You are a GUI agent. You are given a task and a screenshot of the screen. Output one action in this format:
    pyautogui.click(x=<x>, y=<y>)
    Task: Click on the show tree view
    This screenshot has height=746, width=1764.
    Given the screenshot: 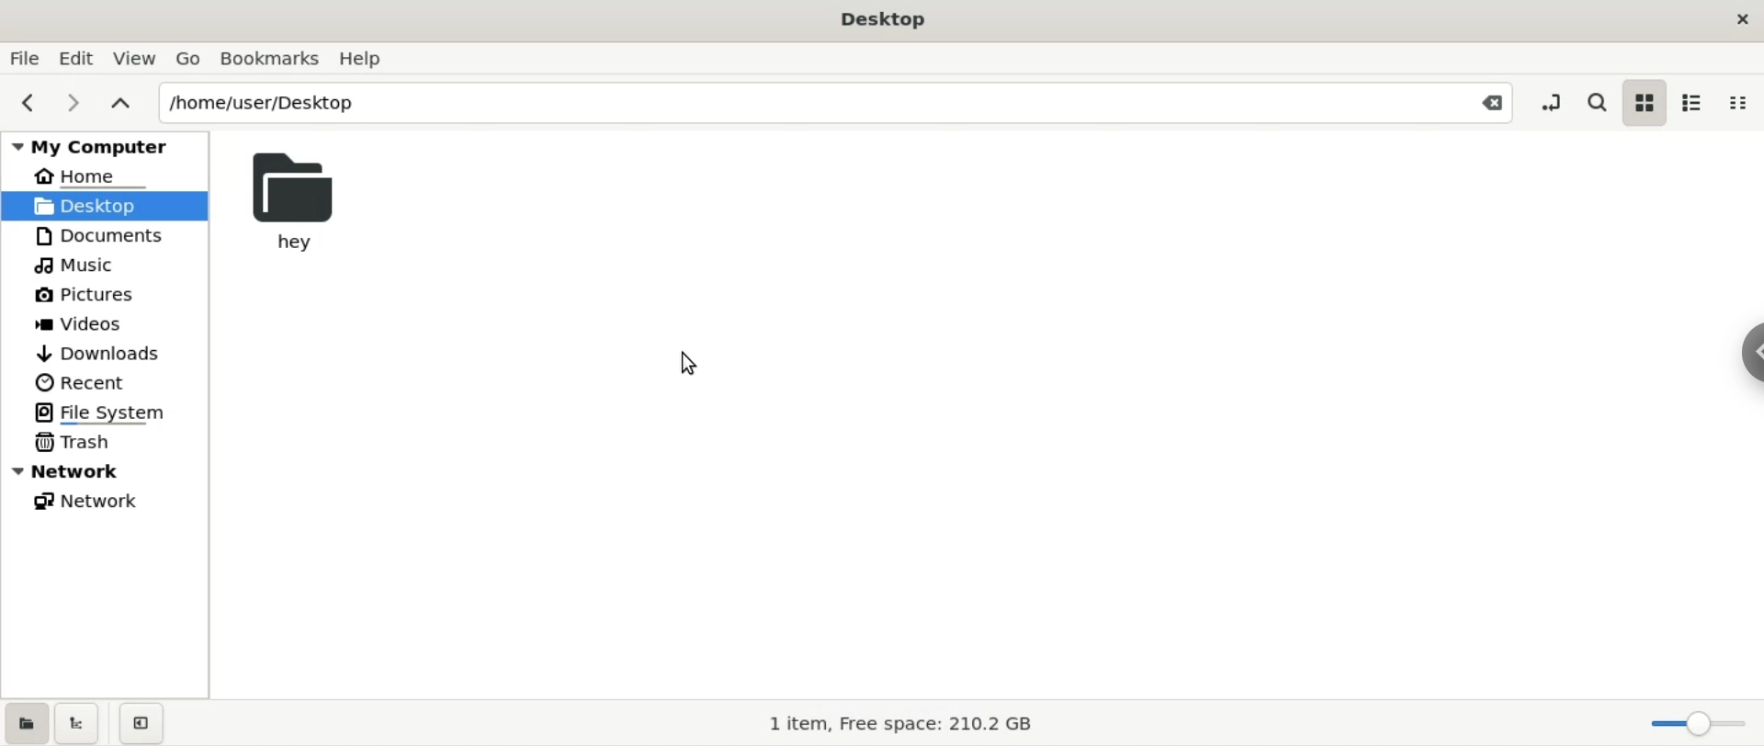 What is the action you would take?
    pyautogui.click(x=84, y=724)
    